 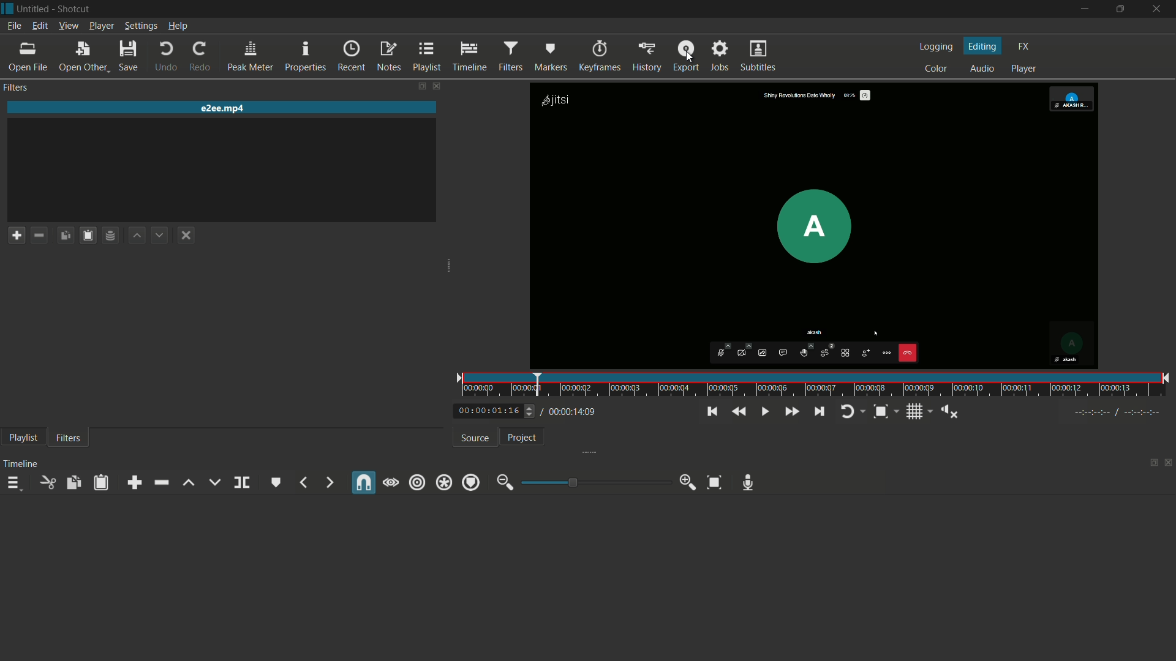 What do you see at coordinates (277, 482) in the screenshot?
I see `create or edit marker` at bounding box center [277, 482].